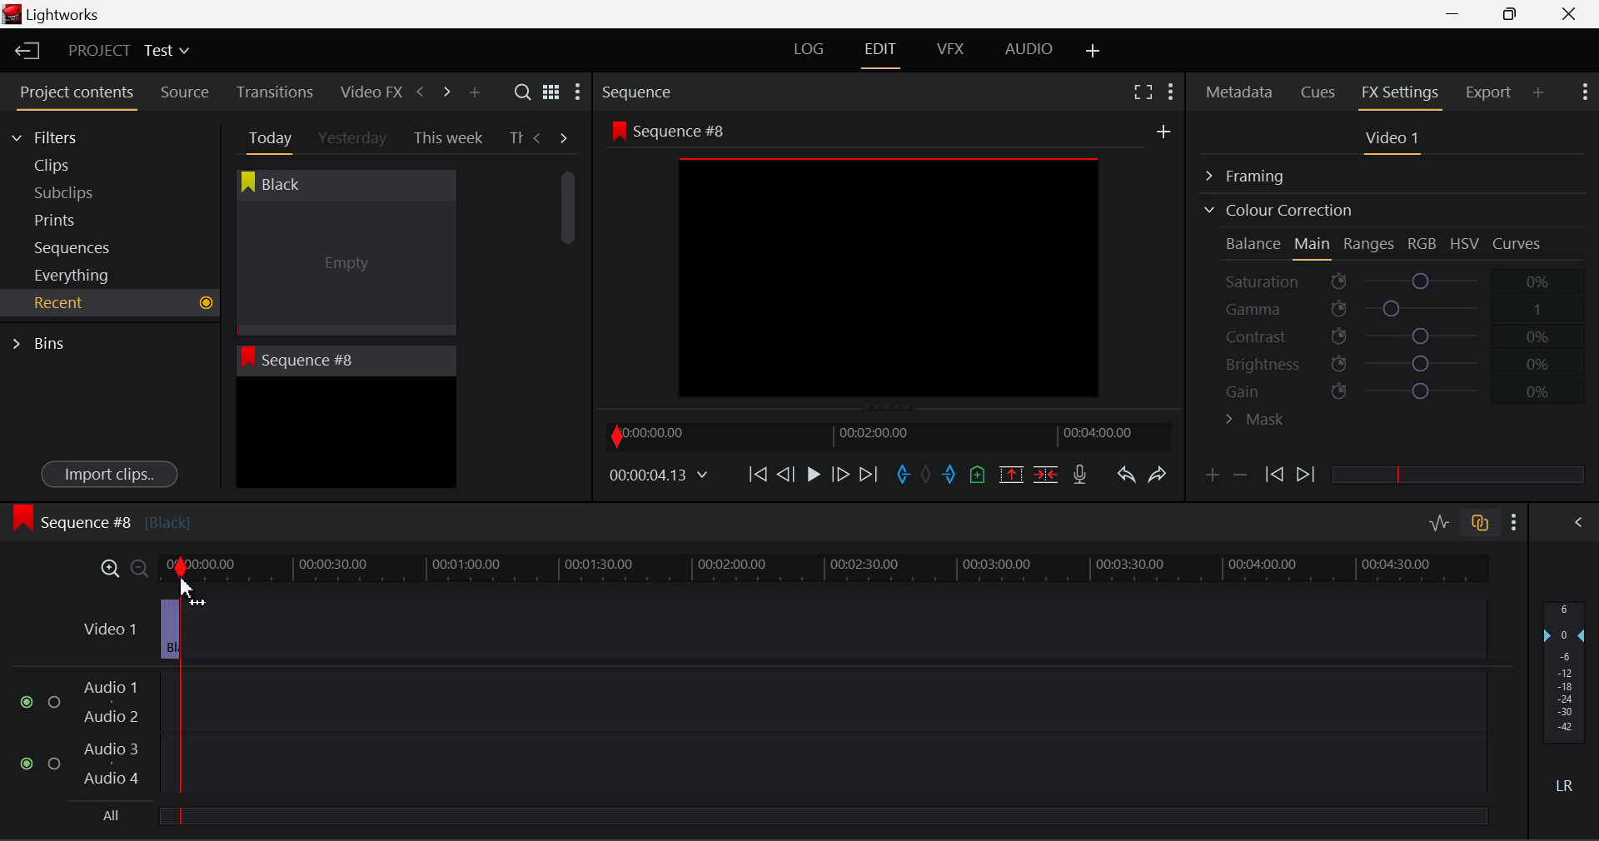 The image size is (1599, 841). Describe the element at coordinates (515, 139) in the screenshot. I see `Th` at that location.